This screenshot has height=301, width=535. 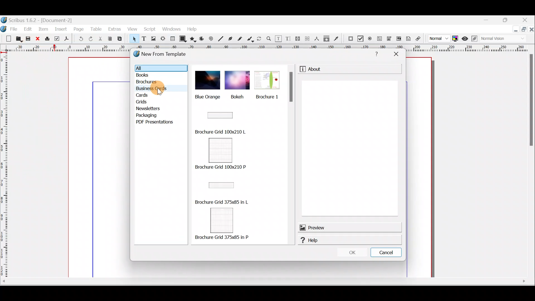 What do you see at coordinates (81, 39) in the screenshot?
I see `Undo` at bounding box center [81, 39].